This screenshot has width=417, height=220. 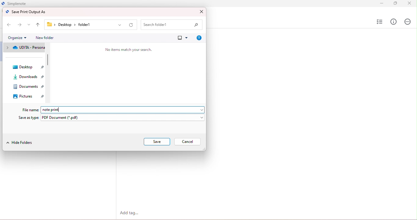 What do you see at coordinates (131, 25) in the screenshot?
I see `refresh` at bounding box center [131, 25].